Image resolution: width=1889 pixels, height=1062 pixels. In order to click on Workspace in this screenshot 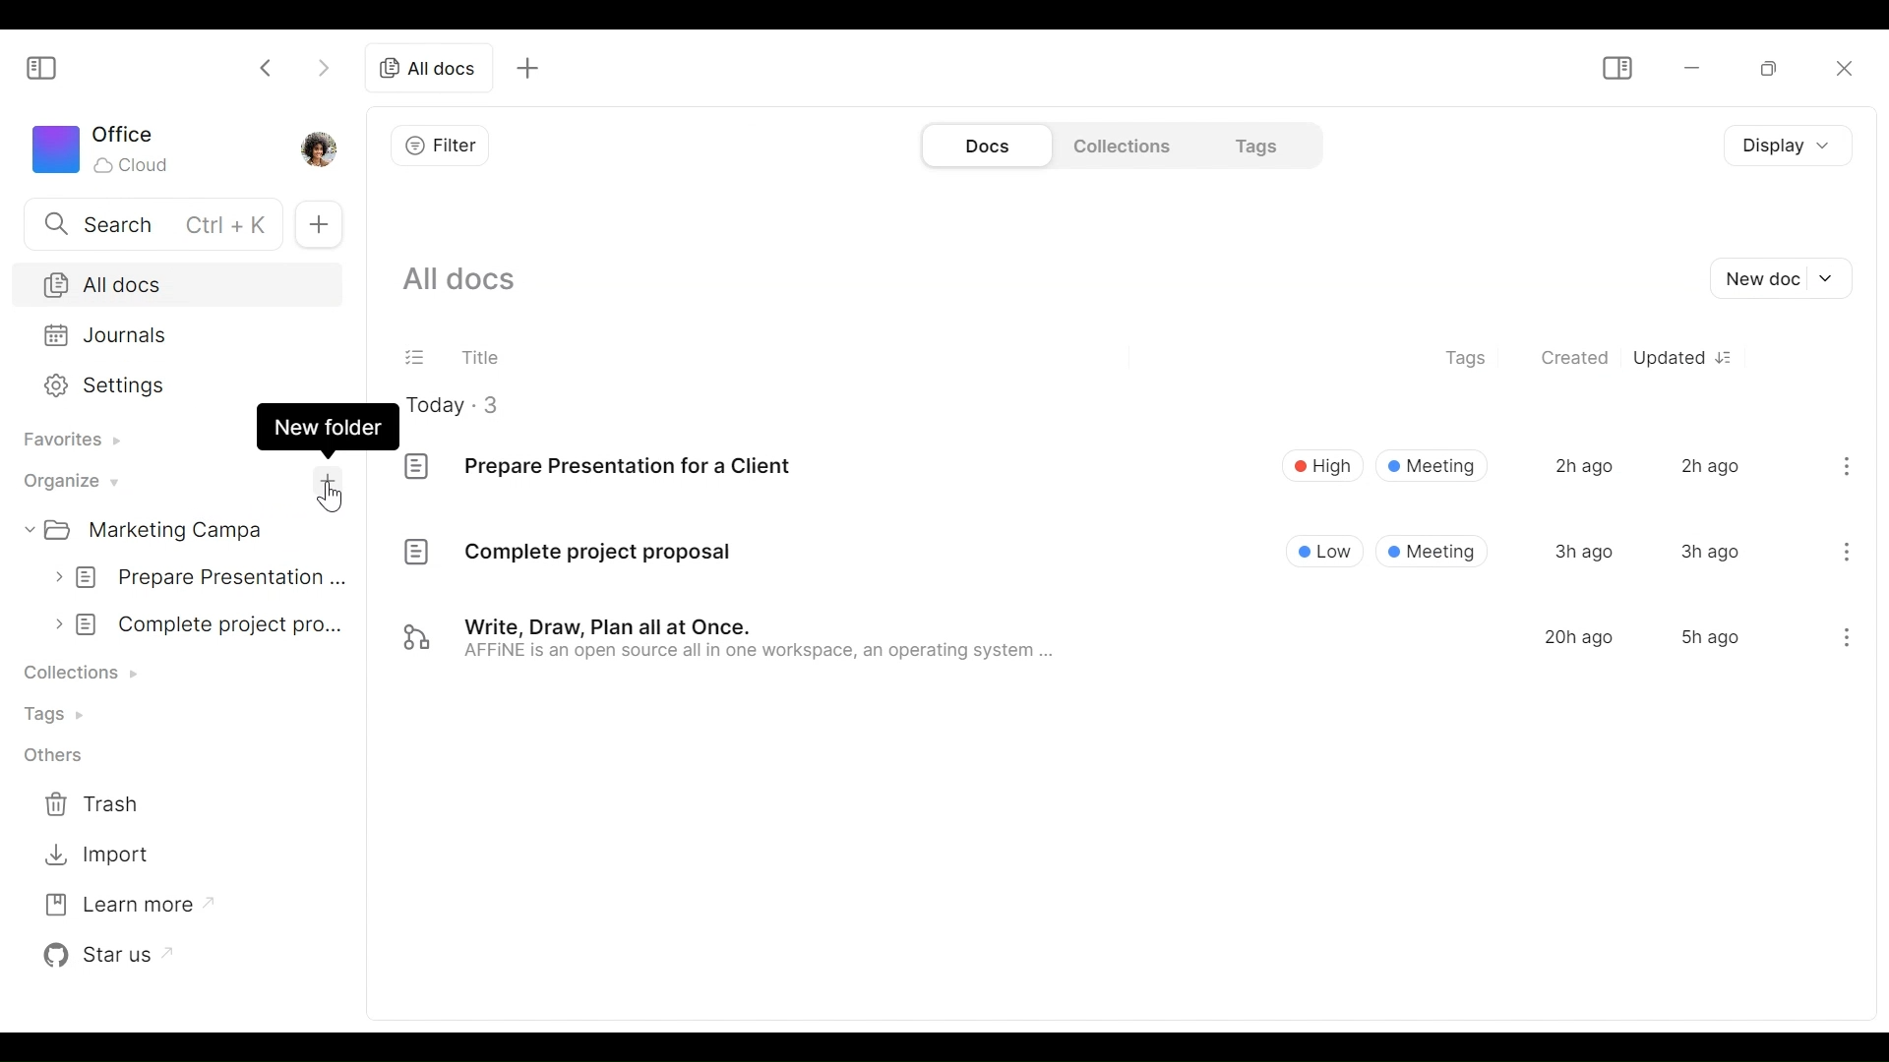, I will do `click(105, 149)`.